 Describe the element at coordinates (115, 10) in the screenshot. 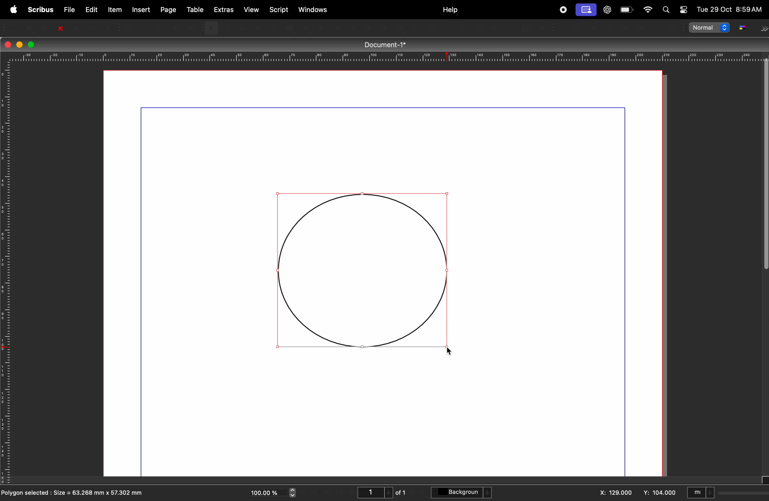

I see `item` at that location.